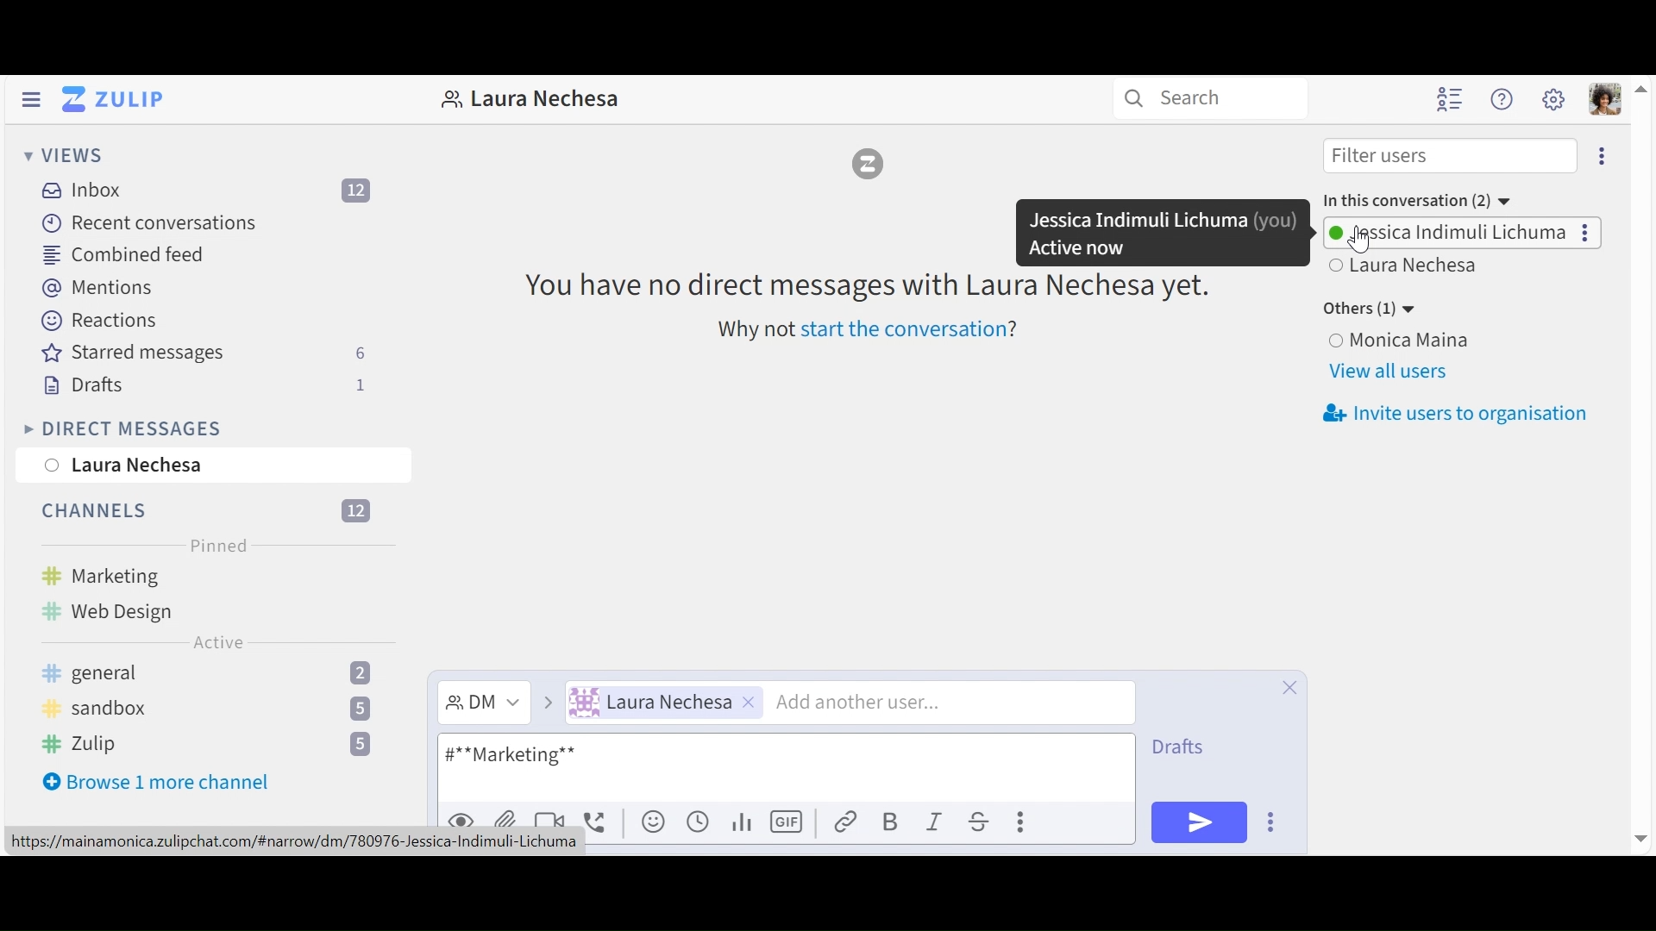 The width and height of the screenshot is (1656, 931). Describe the element at coordinates (120, 254) in the screenshot. I see `Combined feed` at that location.